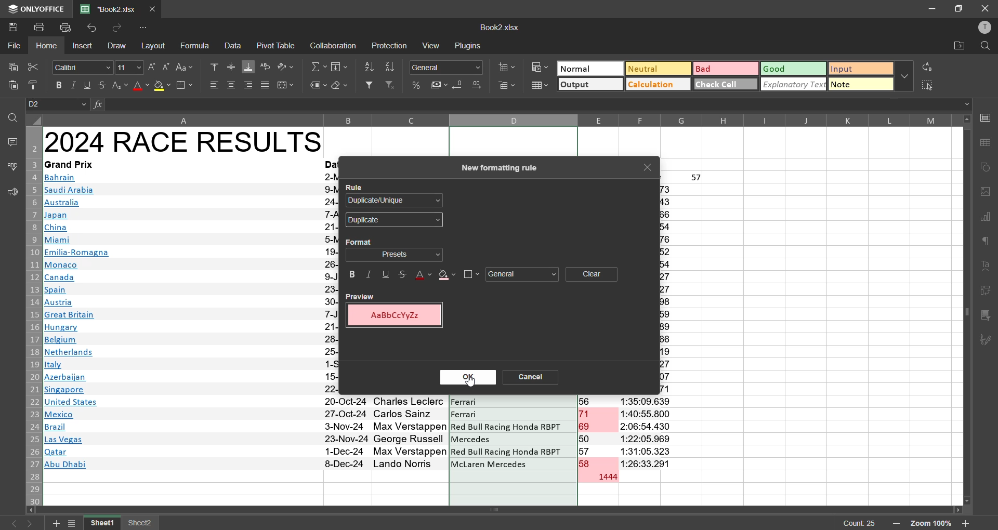 This screenshot has width=998, height=530. I want to click on file, so click(15, 44).